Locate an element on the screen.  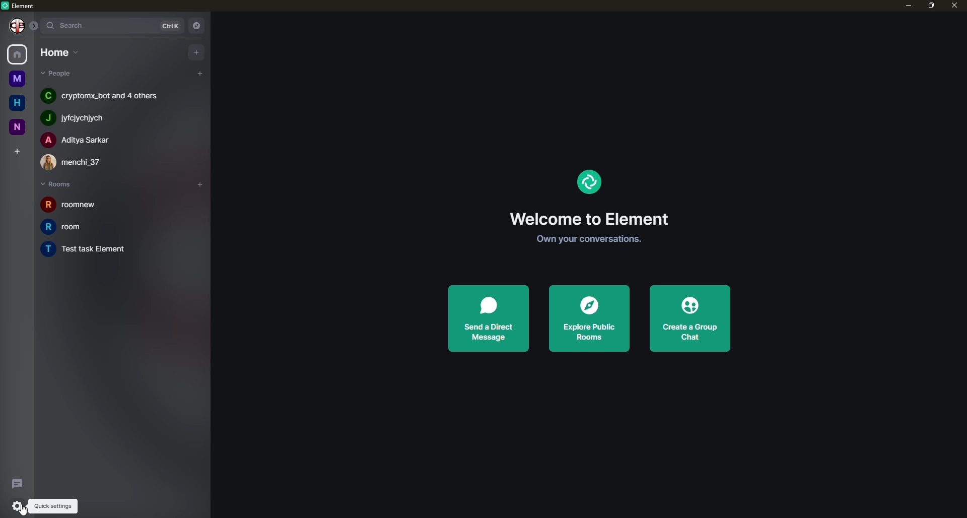
create space is located at coordinates (16, 149).